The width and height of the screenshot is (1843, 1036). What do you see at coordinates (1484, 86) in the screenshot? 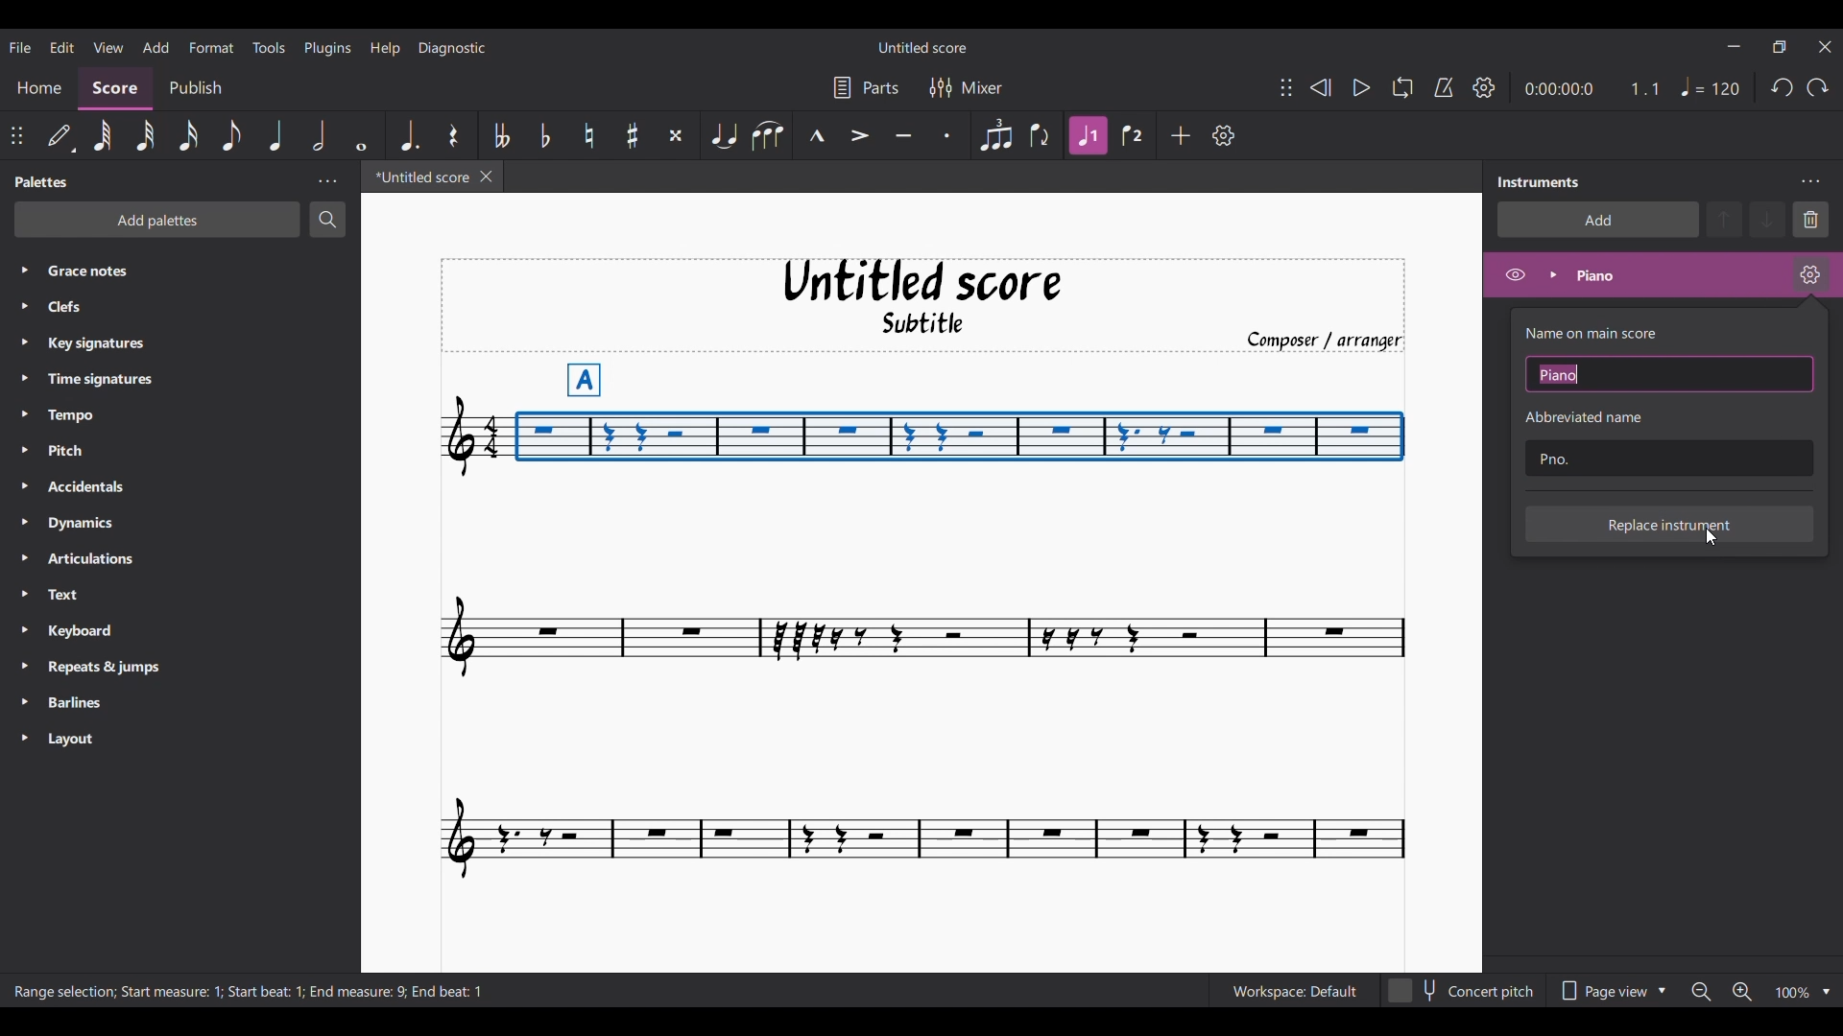
I see `Playback settings` at bounding box center [1484, 86].